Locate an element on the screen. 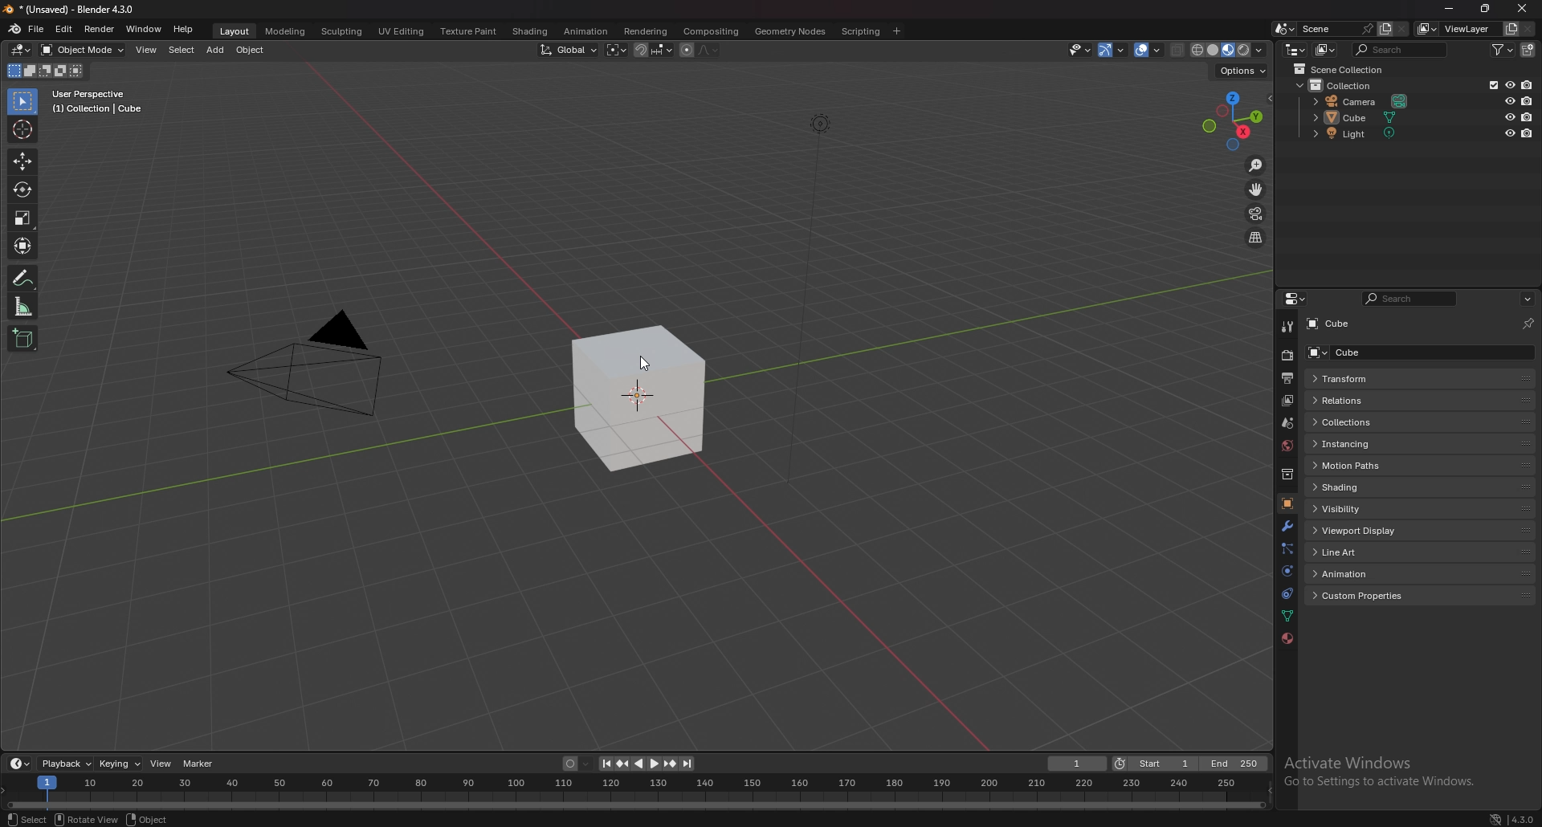  window is located at coordinates (143, 29).